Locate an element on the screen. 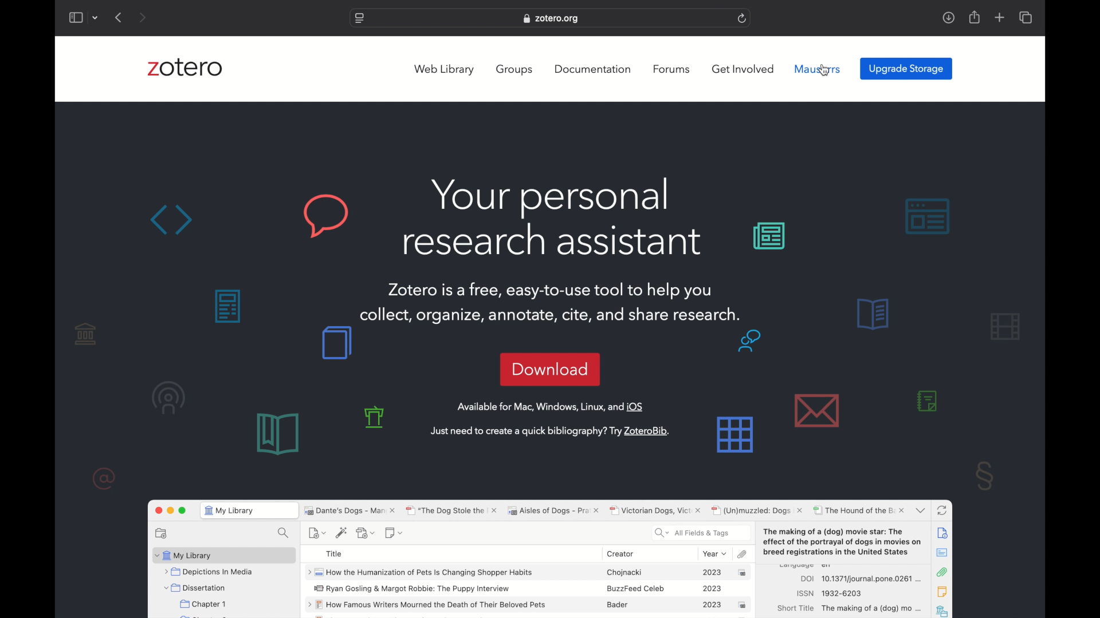  Zotero is a free, easy-to-use tool to help you
collect, organize, annotate, cite, and share research.
_— § is located at coordinates (546, 301).